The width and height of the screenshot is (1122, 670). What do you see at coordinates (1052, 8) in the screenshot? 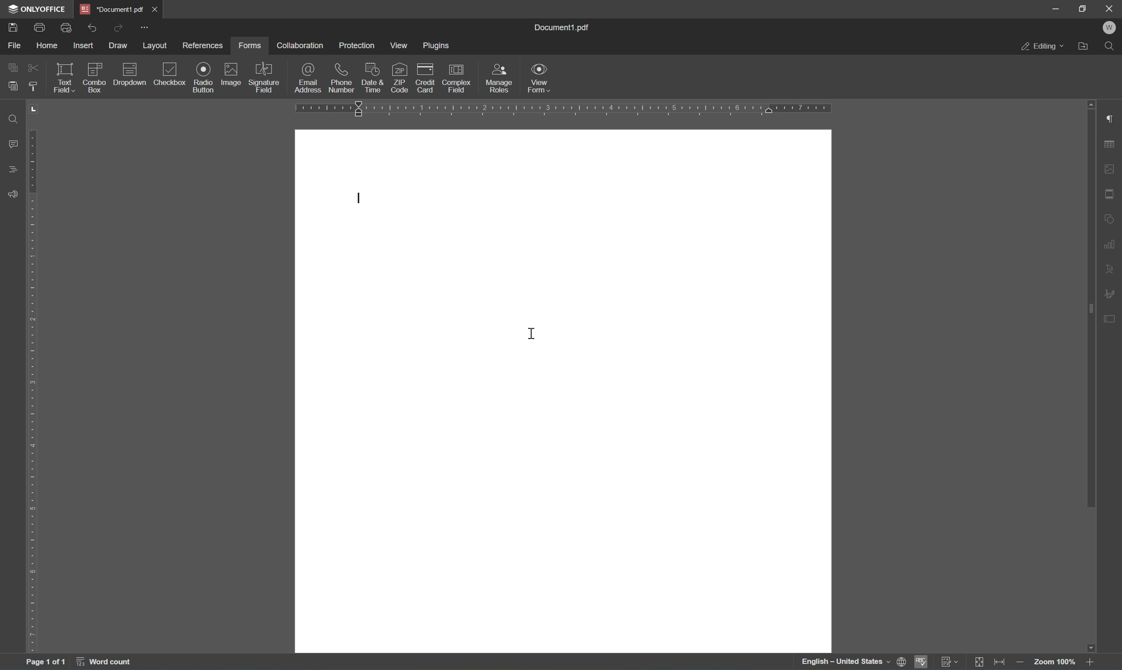
I see `minimize` at bounding box center [1052, 8].